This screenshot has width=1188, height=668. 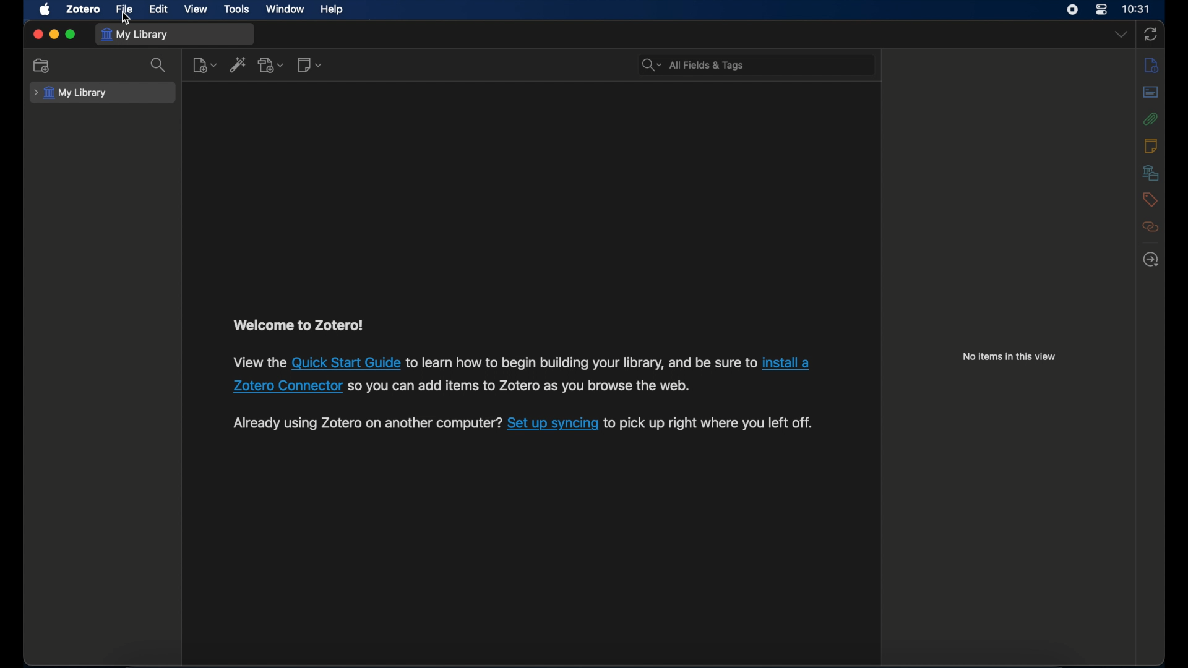 I want to click on abstract, so click(x=1151, y=92).